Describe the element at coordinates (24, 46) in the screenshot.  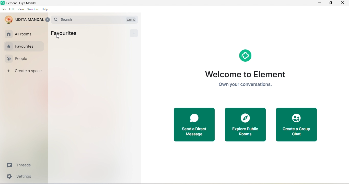
I see `favourites` at that location.